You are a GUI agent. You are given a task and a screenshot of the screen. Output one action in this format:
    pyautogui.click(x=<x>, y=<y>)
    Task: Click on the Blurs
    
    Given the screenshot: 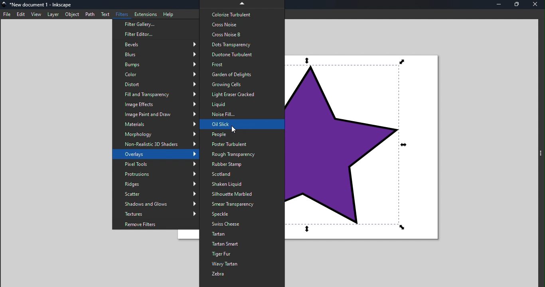 What is the action you would take?
    pyautogui.click(x=155, y=53)
    